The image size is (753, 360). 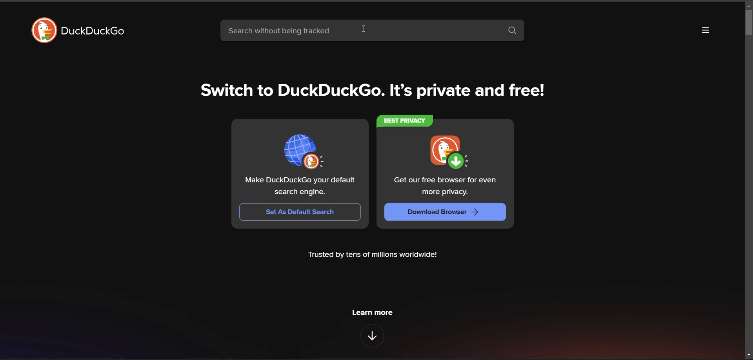 I want to click on Set As Default Search, so click(x=301, y=211).